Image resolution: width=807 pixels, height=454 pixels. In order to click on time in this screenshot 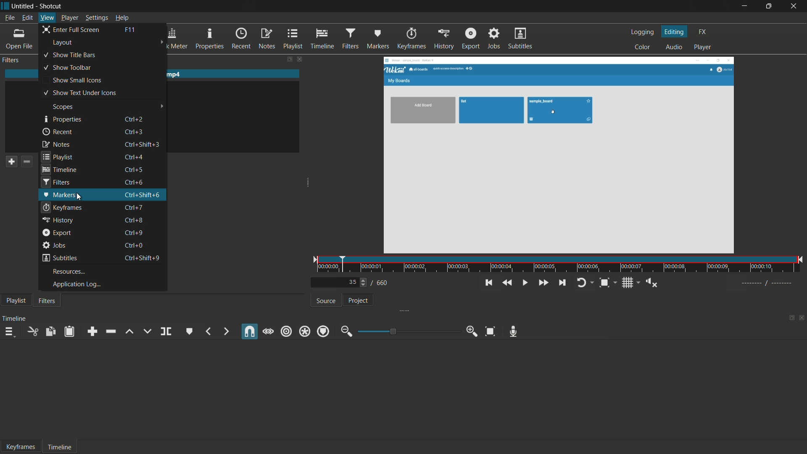, I will do `click(559, 264)`.